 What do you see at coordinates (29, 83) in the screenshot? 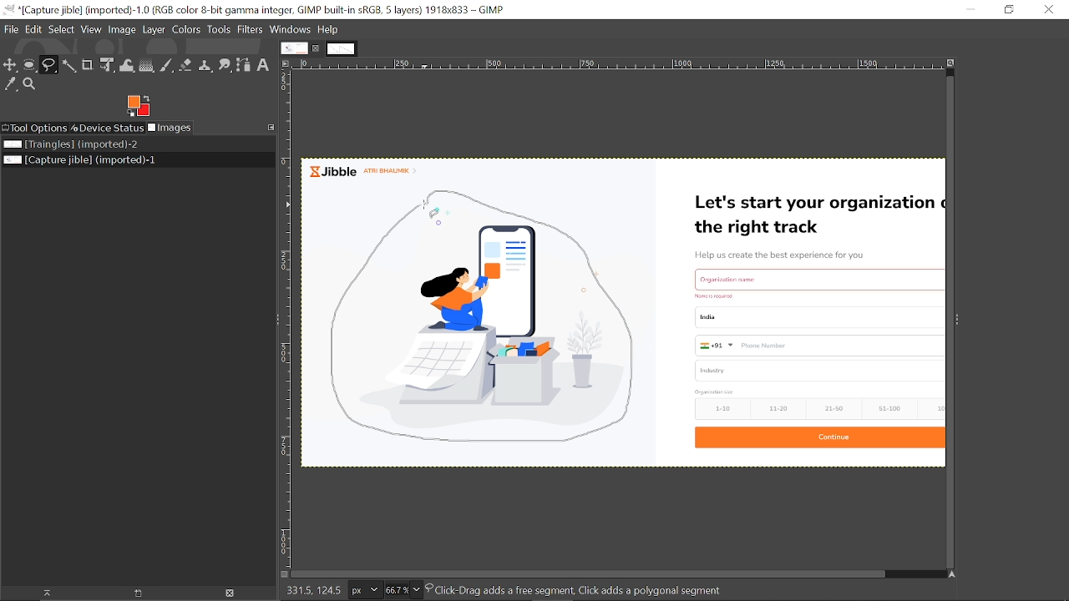
I see `Zoom tool` at bounding box center [29, 83].